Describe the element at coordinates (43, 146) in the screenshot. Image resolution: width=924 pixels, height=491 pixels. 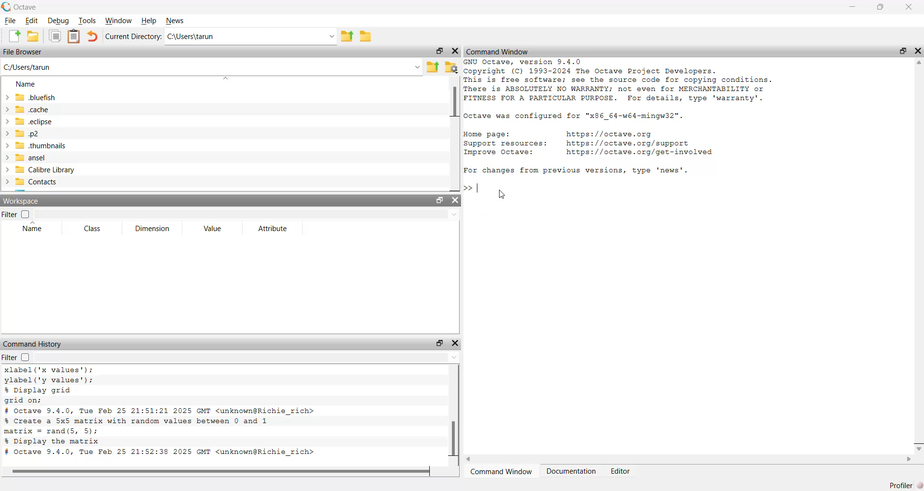
I see `thumbnails` at that location.